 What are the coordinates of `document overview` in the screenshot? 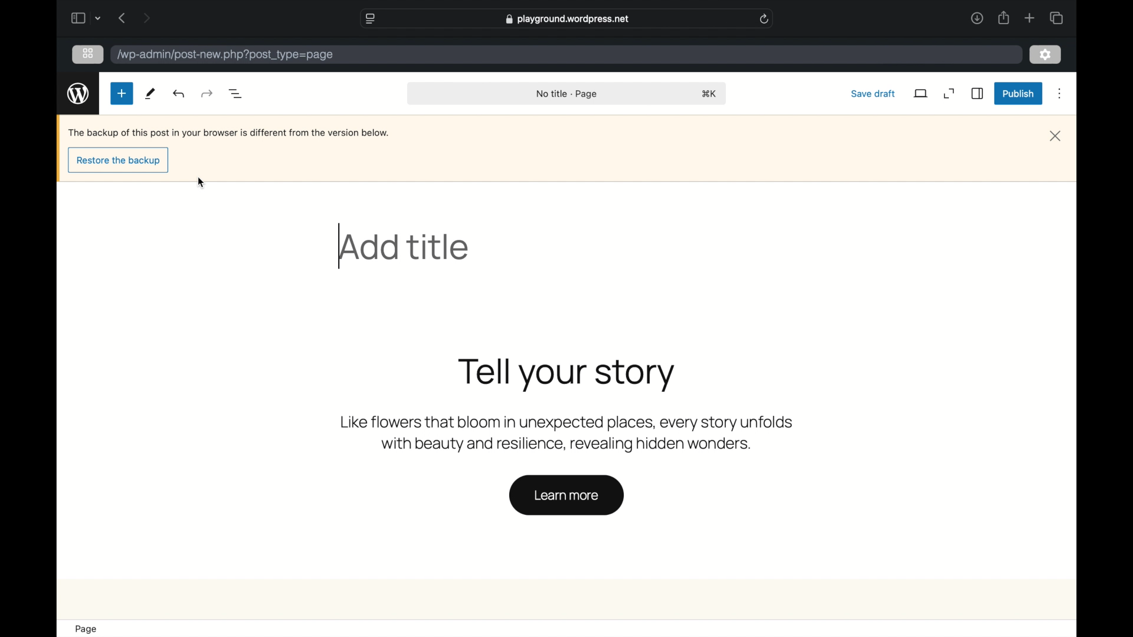 It's located at (238, 94).